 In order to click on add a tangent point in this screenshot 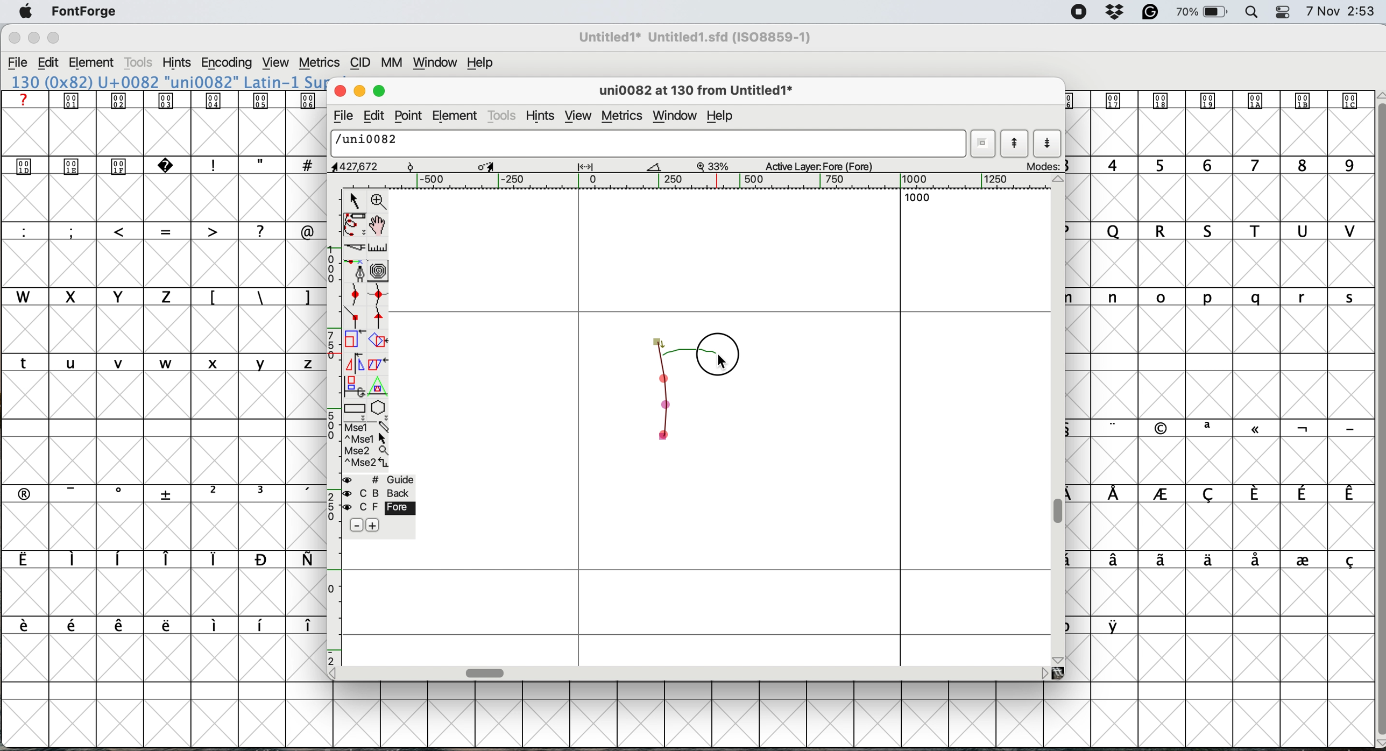, I will do `click(380, 320)`.